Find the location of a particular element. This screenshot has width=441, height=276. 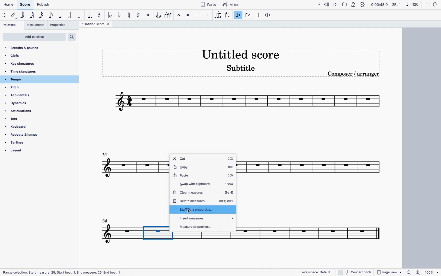

keyboard is located at coordinates (19, 127).